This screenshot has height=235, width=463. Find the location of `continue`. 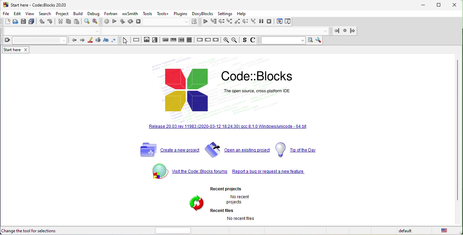

continue is located at coordinates (208, 40).